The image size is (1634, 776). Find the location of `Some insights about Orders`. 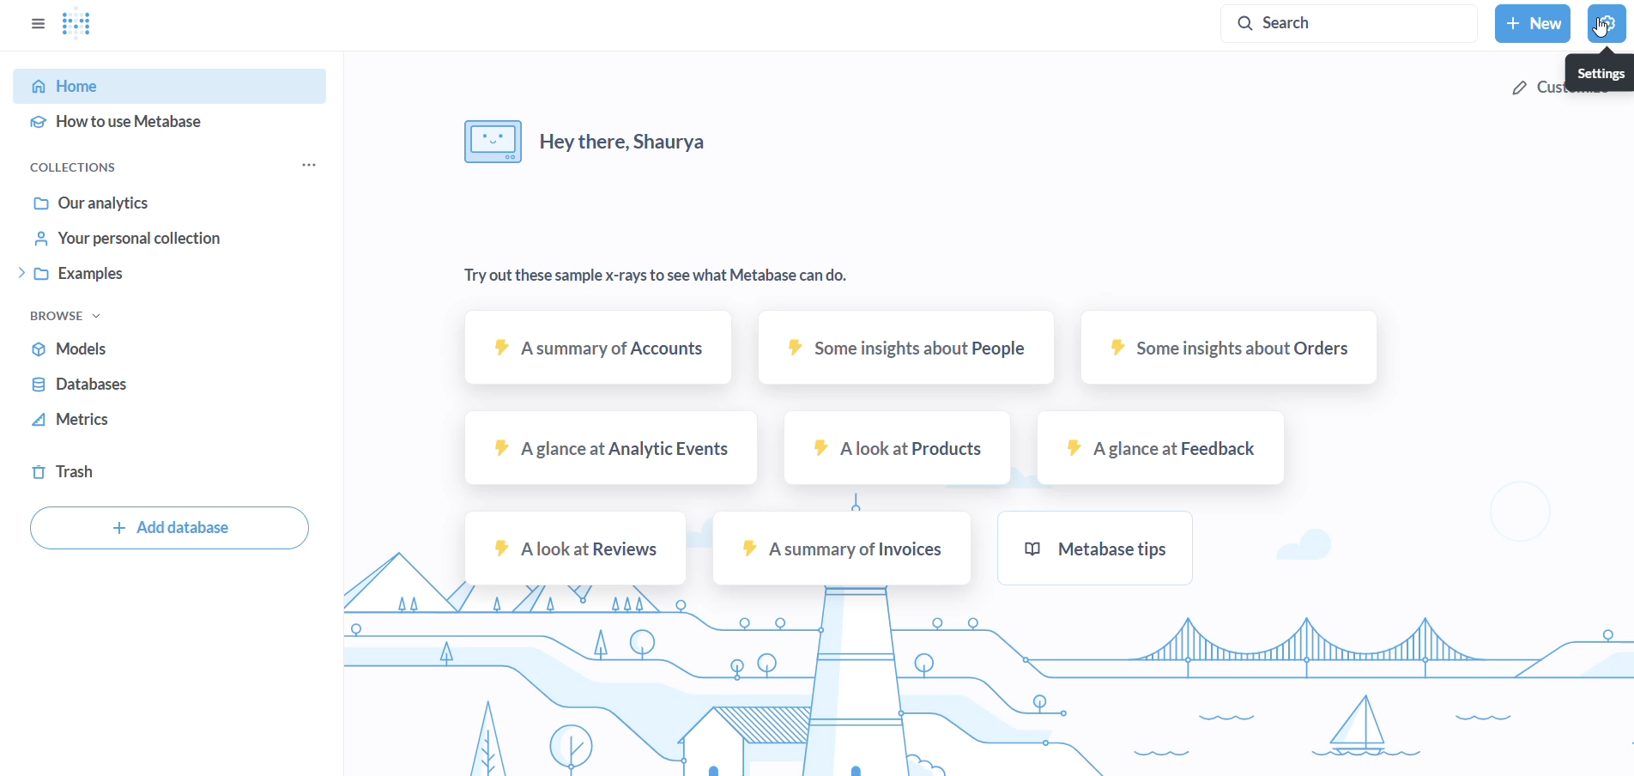

Some insights about Orders is located at coordinates (1232, 346).